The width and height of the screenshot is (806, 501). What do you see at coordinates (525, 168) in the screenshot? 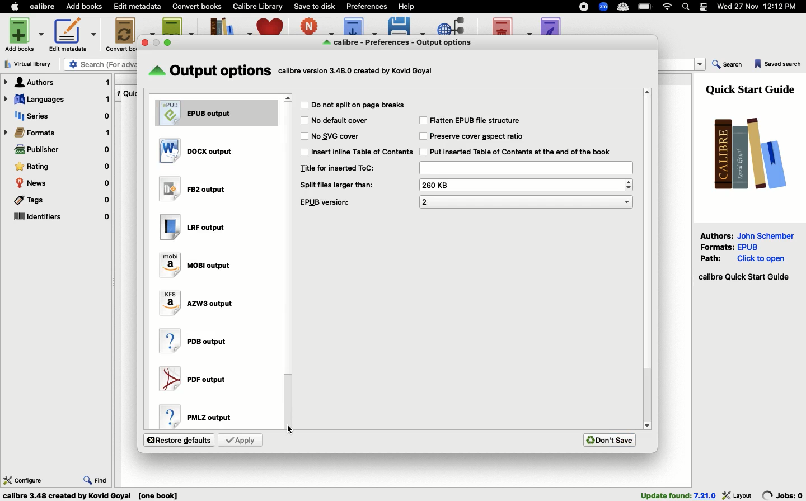
I see `Title` at bounding box center [525, 168].